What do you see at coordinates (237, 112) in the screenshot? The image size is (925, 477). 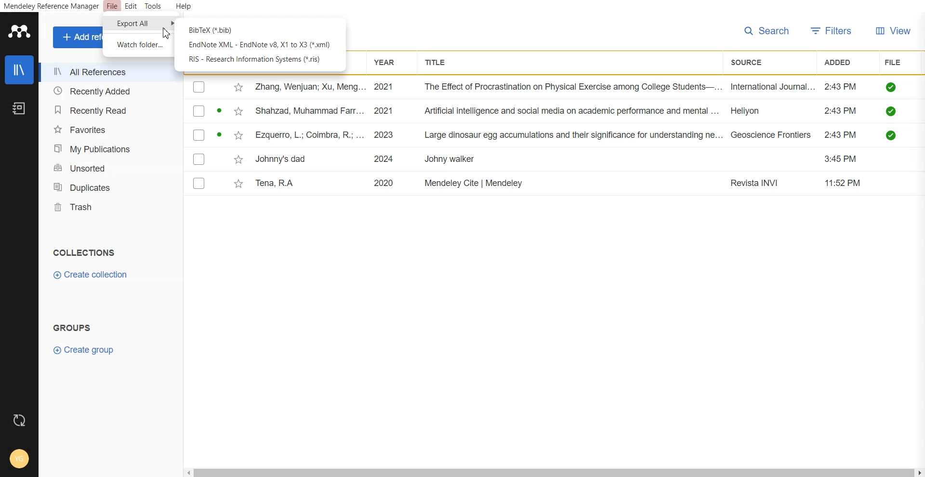 I see `star` at bounding box center [237, 112].